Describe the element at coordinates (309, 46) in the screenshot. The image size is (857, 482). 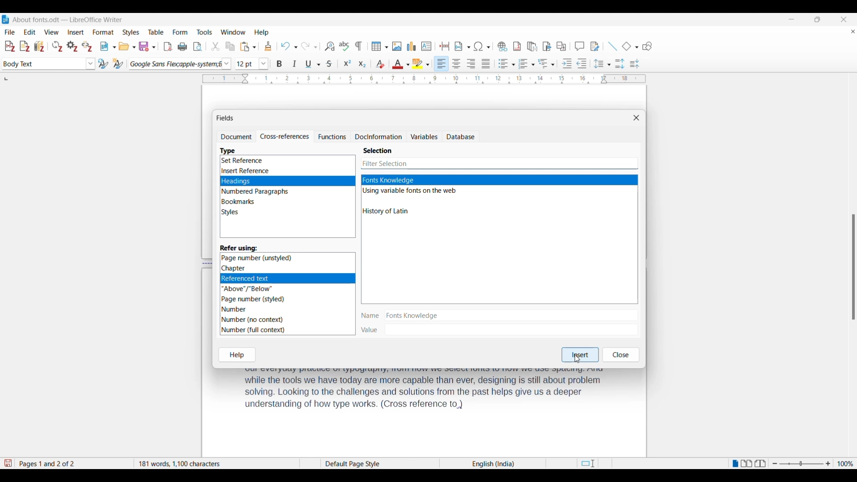
I see `Redo options` at that location.